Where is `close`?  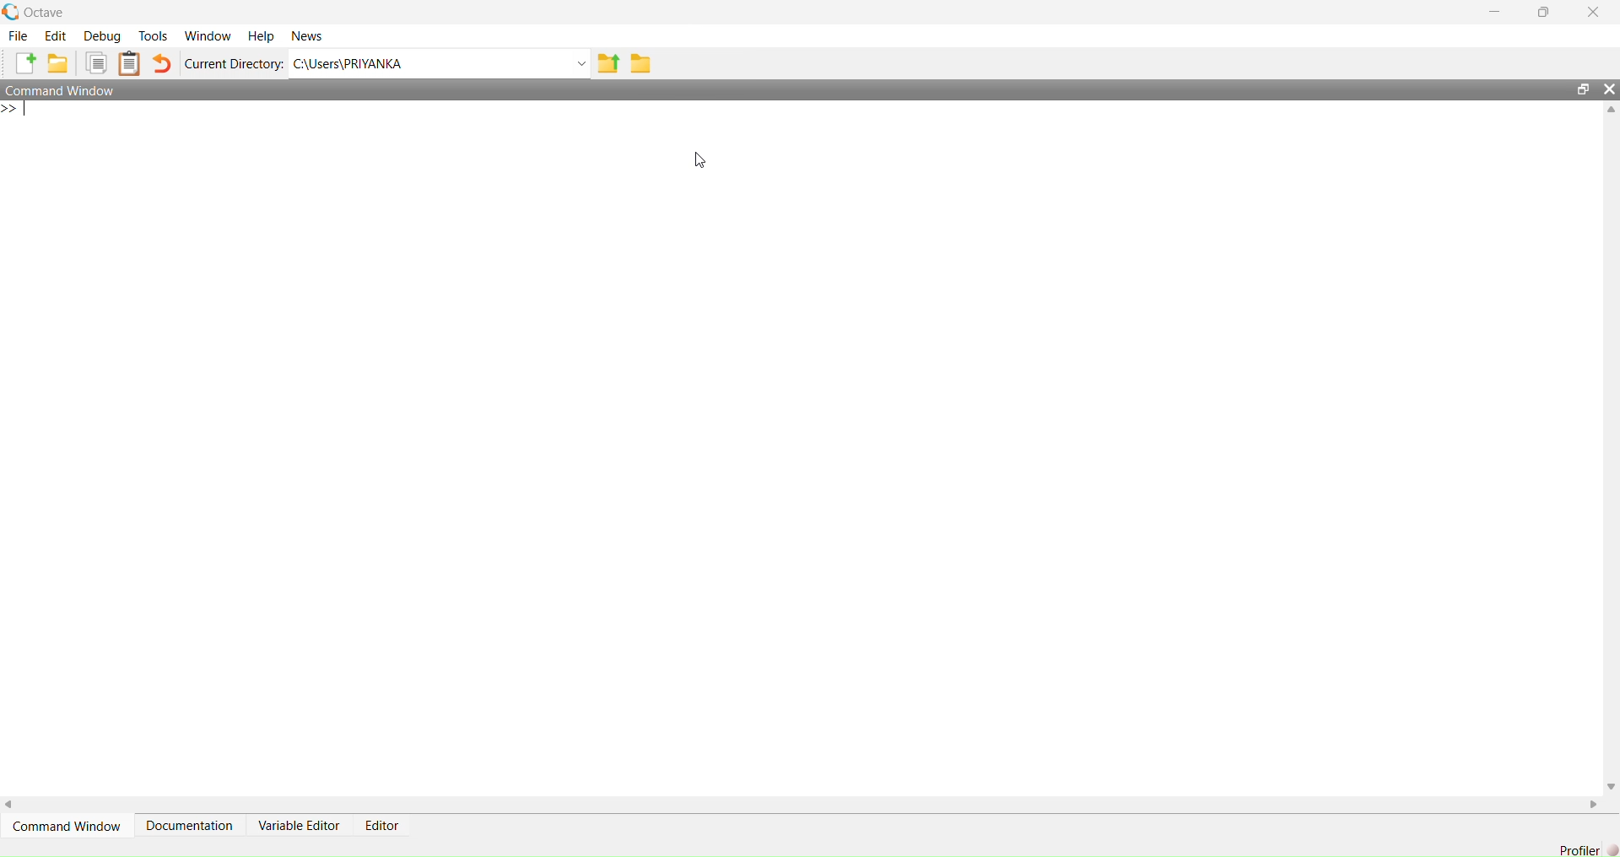
close is located at coordinates (1610, 89).